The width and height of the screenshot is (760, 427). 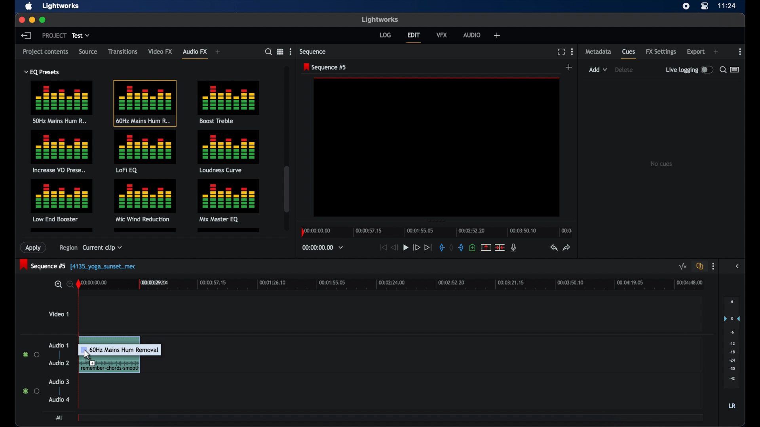 I want to click on cursor, so click(x=88, y=354).